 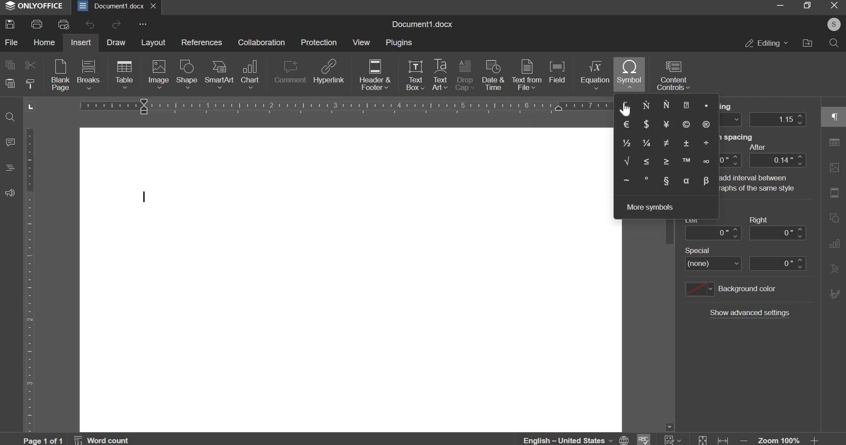 What do you see at coordinates (291, 73) in the screenshot?
I see `comment` at bounding box center [291, 73].